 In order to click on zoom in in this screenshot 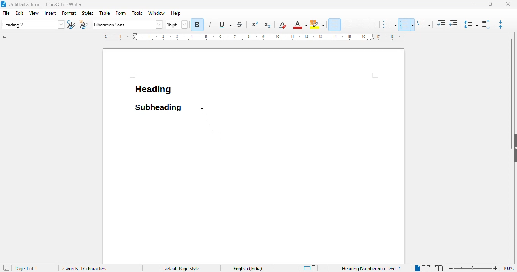, I will do `click(495, 269)`.